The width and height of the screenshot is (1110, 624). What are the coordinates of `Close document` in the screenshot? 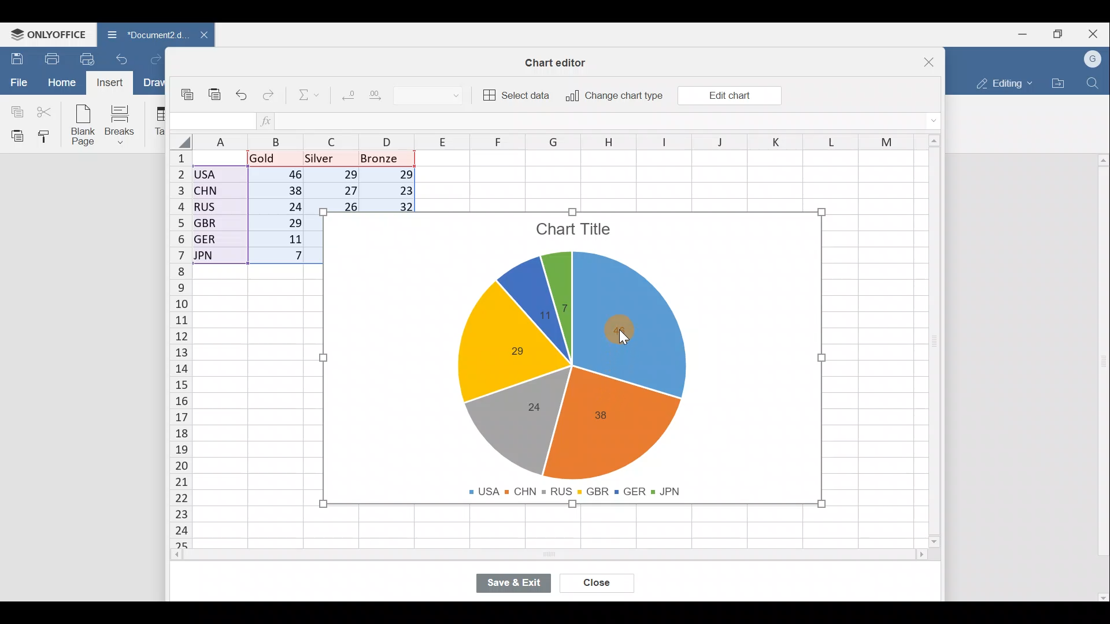 It's located at (202, 36).